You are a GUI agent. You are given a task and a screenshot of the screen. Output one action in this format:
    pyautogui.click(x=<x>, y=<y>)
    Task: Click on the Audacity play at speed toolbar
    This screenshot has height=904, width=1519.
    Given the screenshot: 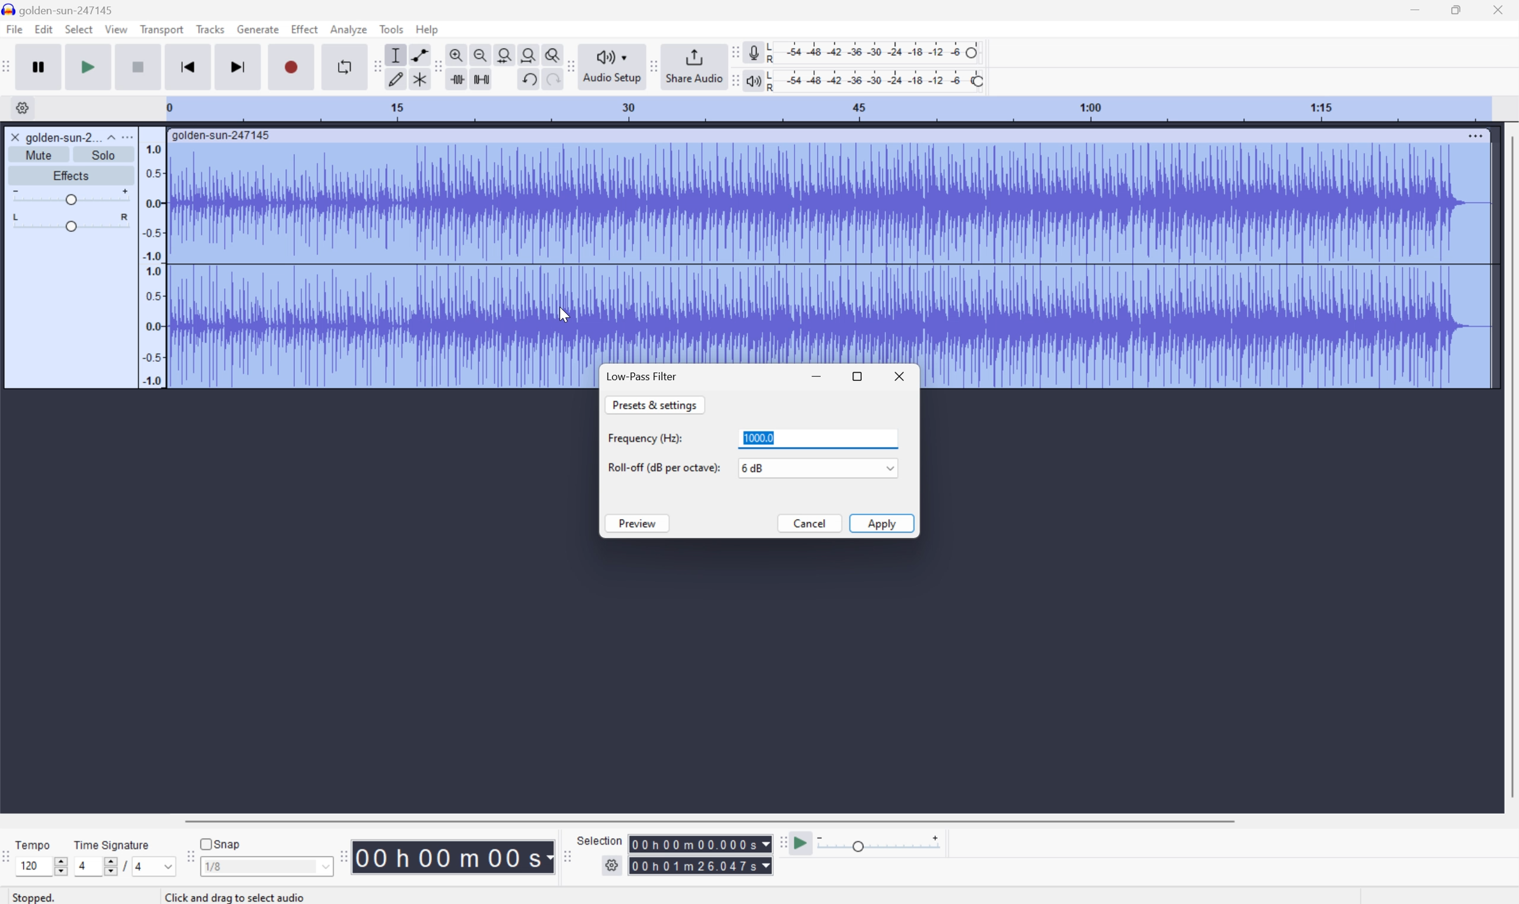 What is the action you would take?
    pyautogui.click(x=782, y=844)
    